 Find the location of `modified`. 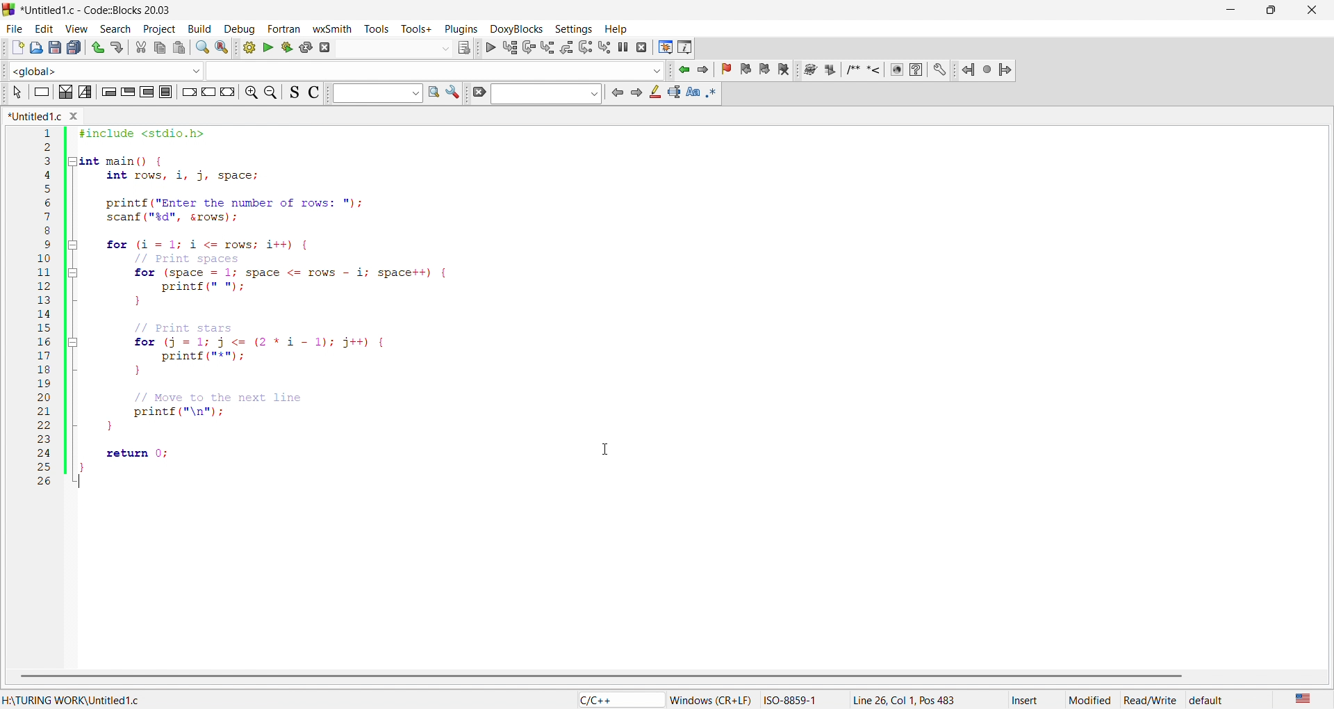

modified is located at coordinates (1091, 699).